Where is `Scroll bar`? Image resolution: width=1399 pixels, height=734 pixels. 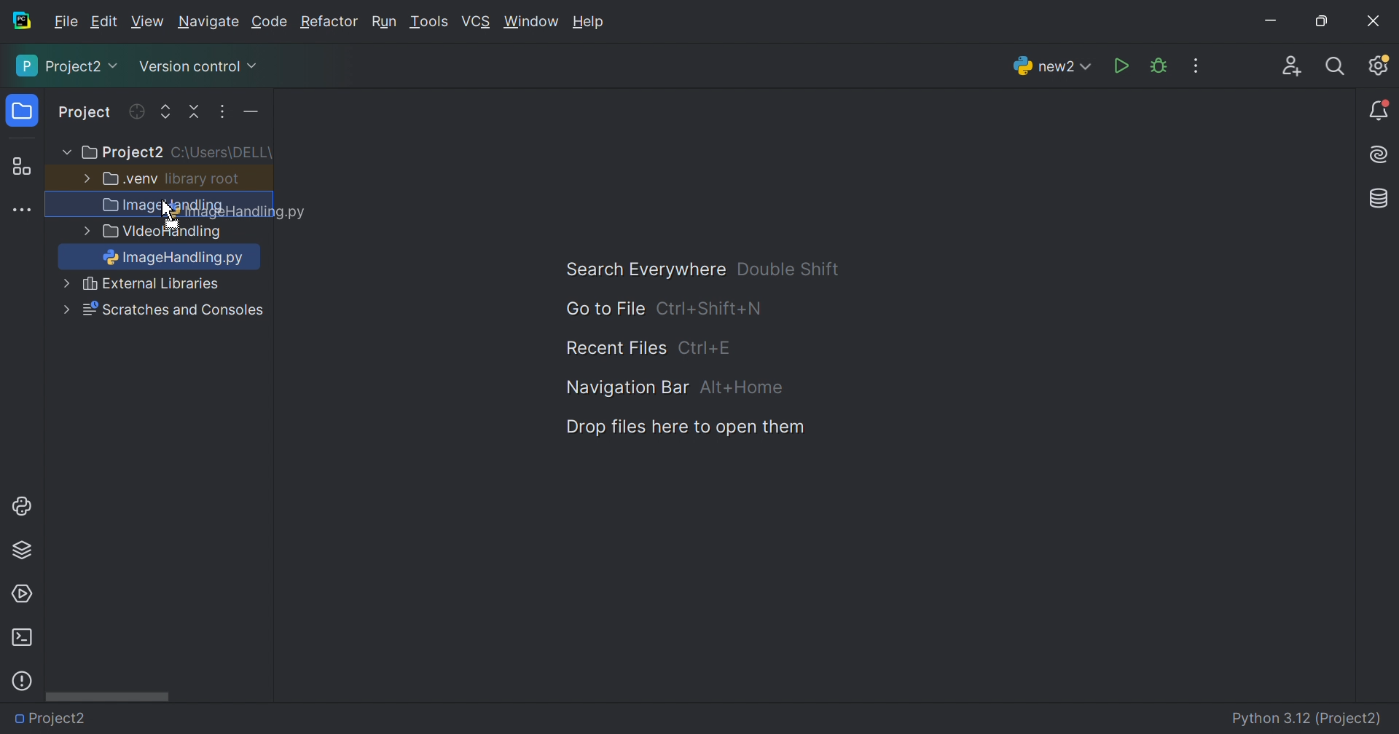
Scroll bar is located at coordinates (107, 695).